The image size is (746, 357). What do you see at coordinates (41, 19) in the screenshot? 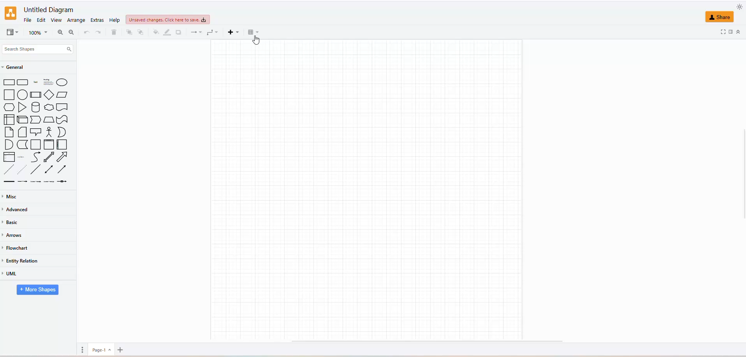
I see `edit` at bounding box center [41, 19].